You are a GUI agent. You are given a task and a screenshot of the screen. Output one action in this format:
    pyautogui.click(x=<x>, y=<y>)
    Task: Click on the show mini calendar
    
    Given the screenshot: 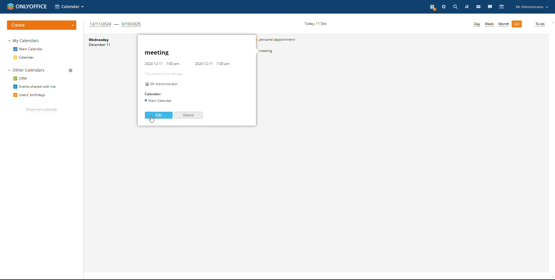 What is the action you would take?
    pyautogui.click(x=41, y=110)
    